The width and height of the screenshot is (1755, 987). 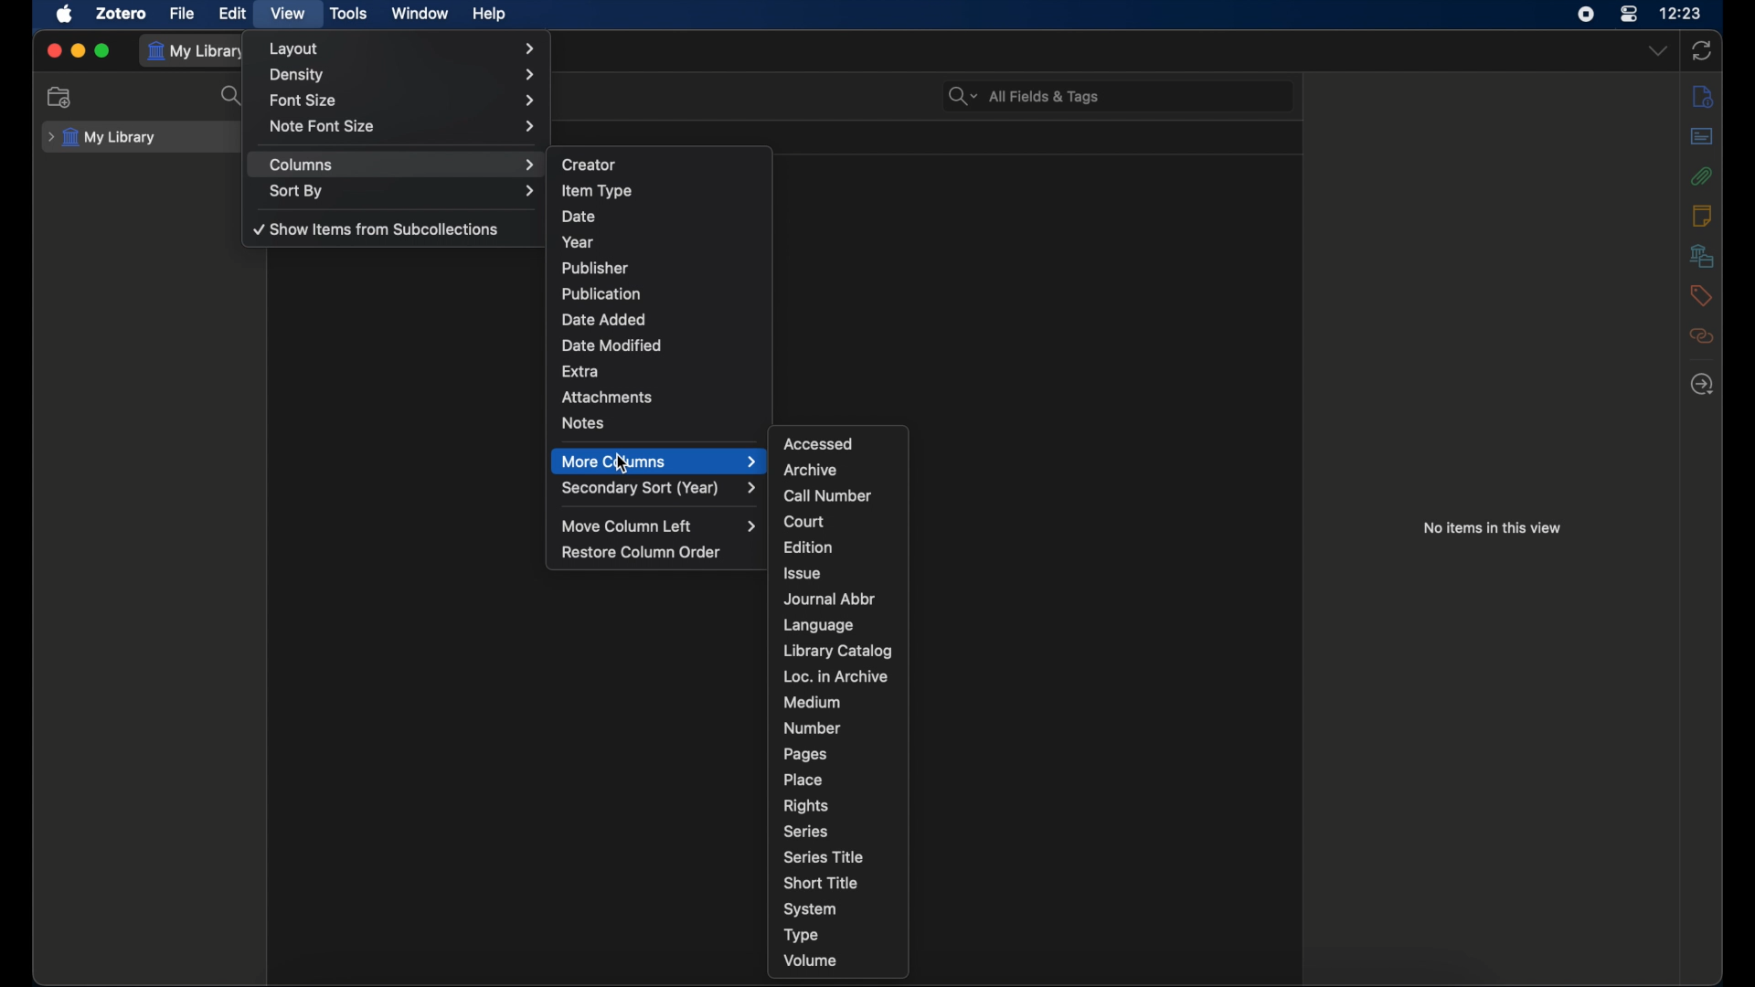 What do you see at coordinates (660, 462) in the screenshot?
I see `more columns` at bounding box center [660, 462].